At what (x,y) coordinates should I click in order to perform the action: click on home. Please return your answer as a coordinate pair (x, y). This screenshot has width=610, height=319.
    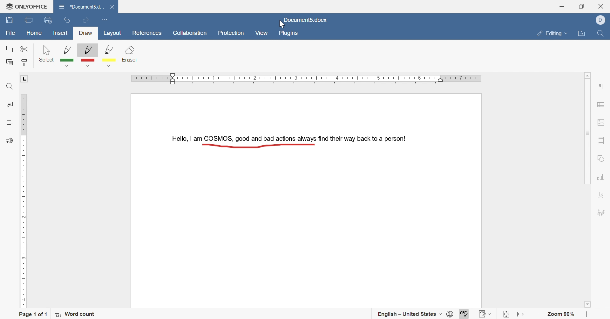
    Looking at the image, I should click on (35, 33).